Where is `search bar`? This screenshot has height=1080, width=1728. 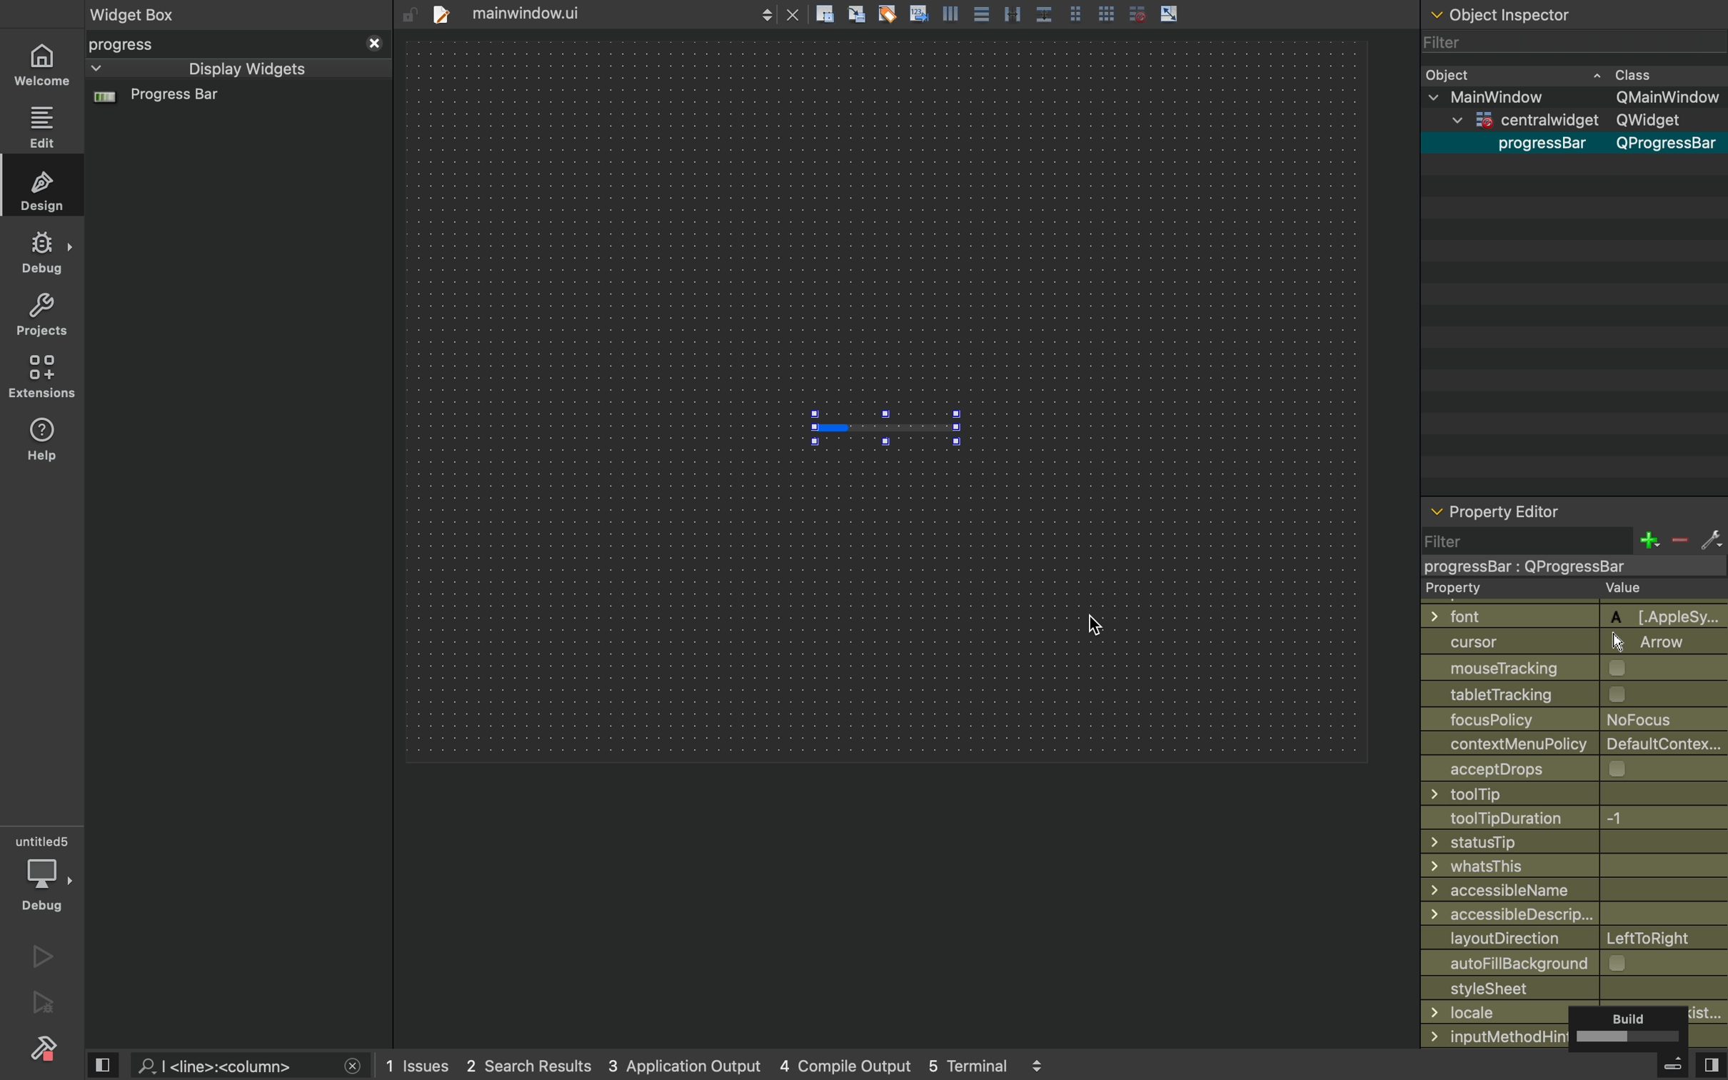 search bar is located at coordinates (248, 1066).